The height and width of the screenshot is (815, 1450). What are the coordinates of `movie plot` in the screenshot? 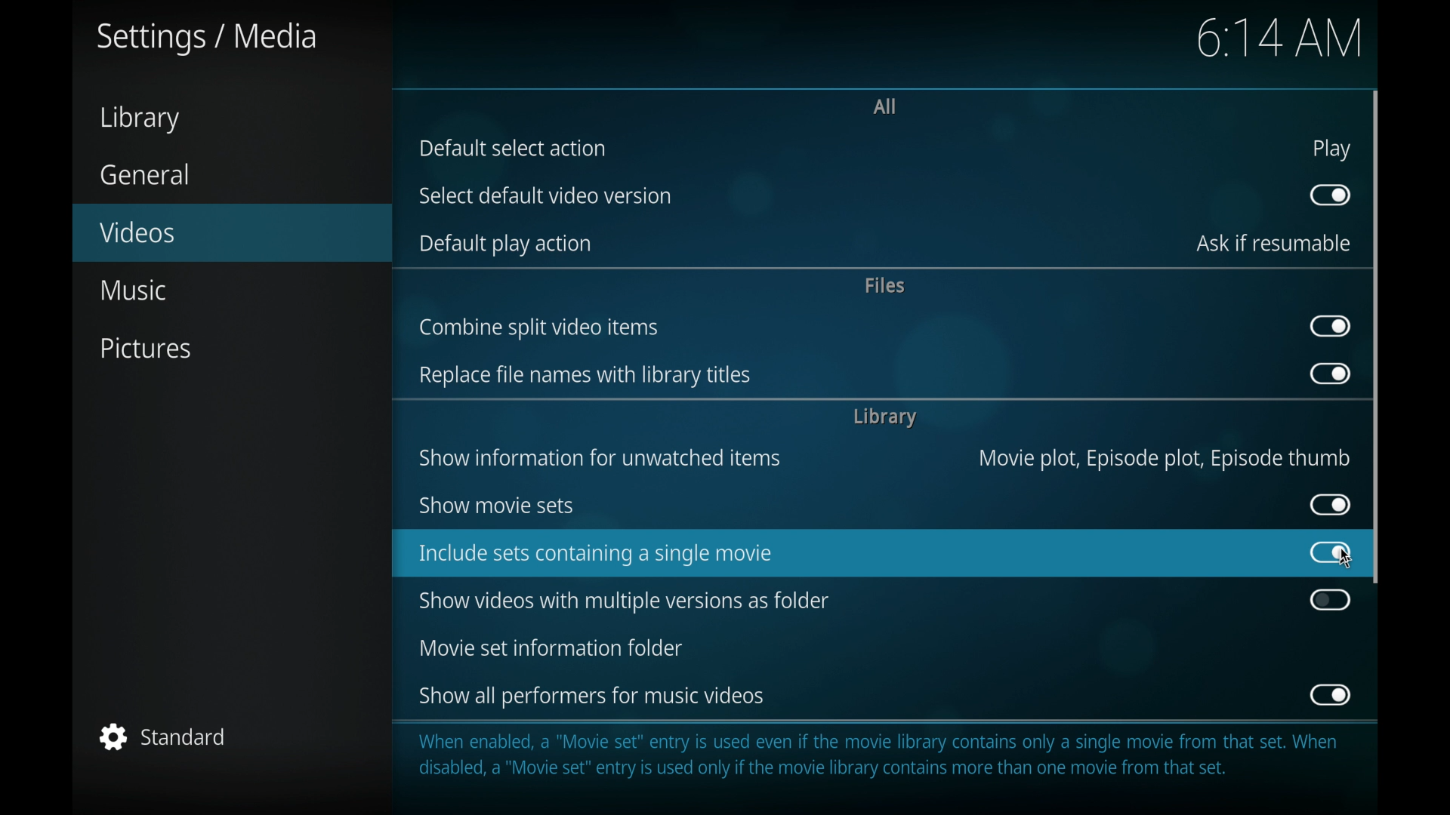 It's located at (1164, 460).